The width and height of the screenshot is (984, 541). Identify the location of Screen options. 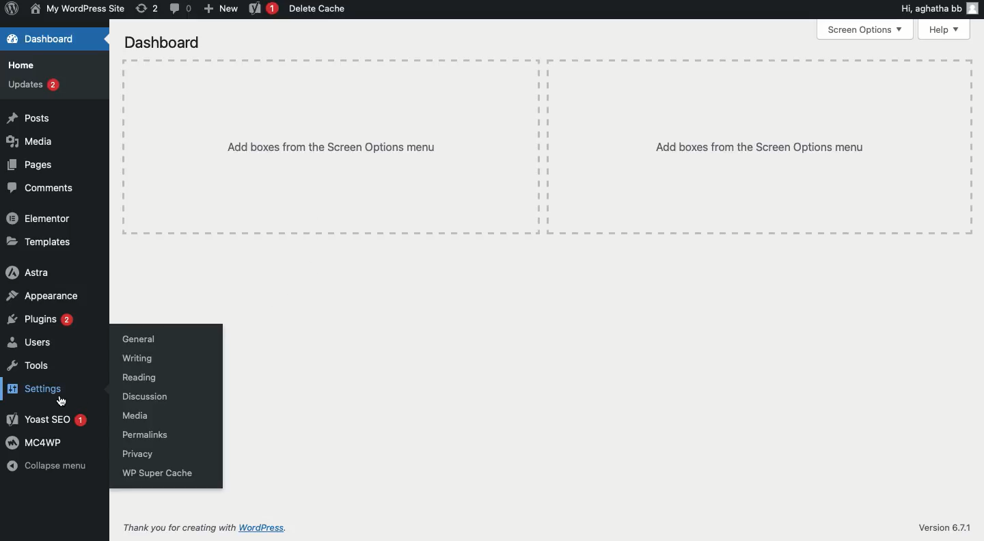
(864, 31).